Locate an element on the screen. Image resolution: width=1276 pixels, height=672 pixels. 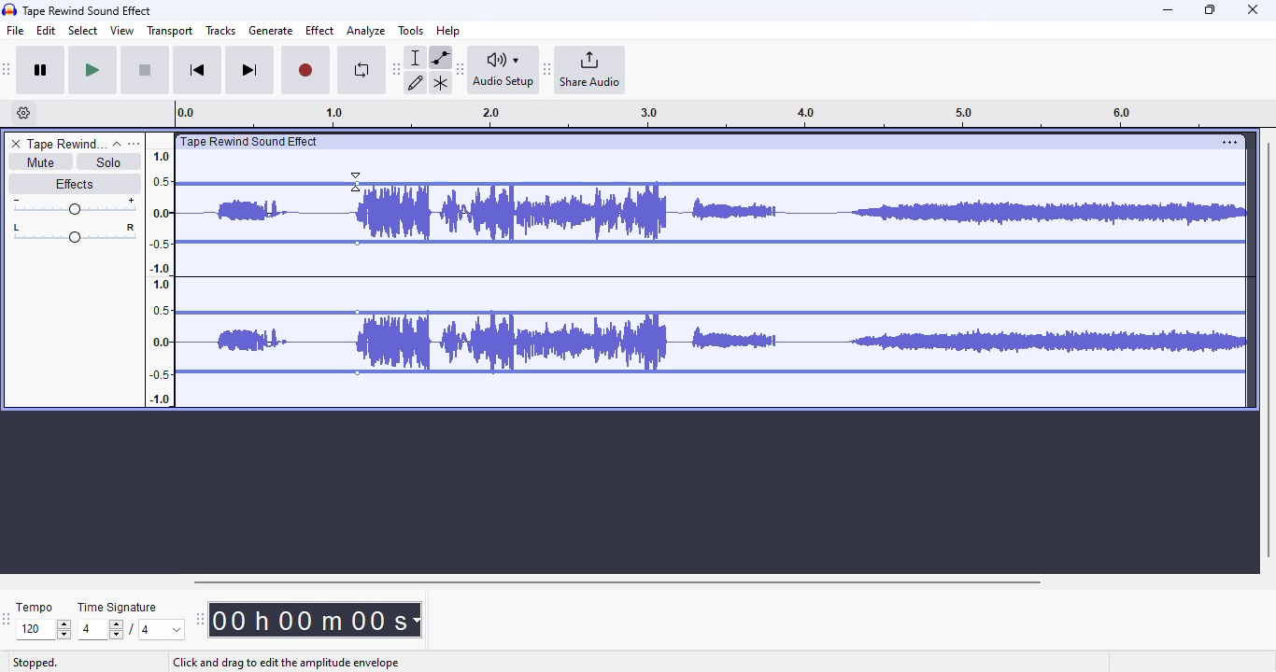
track name is located at coordinates (66, 145).